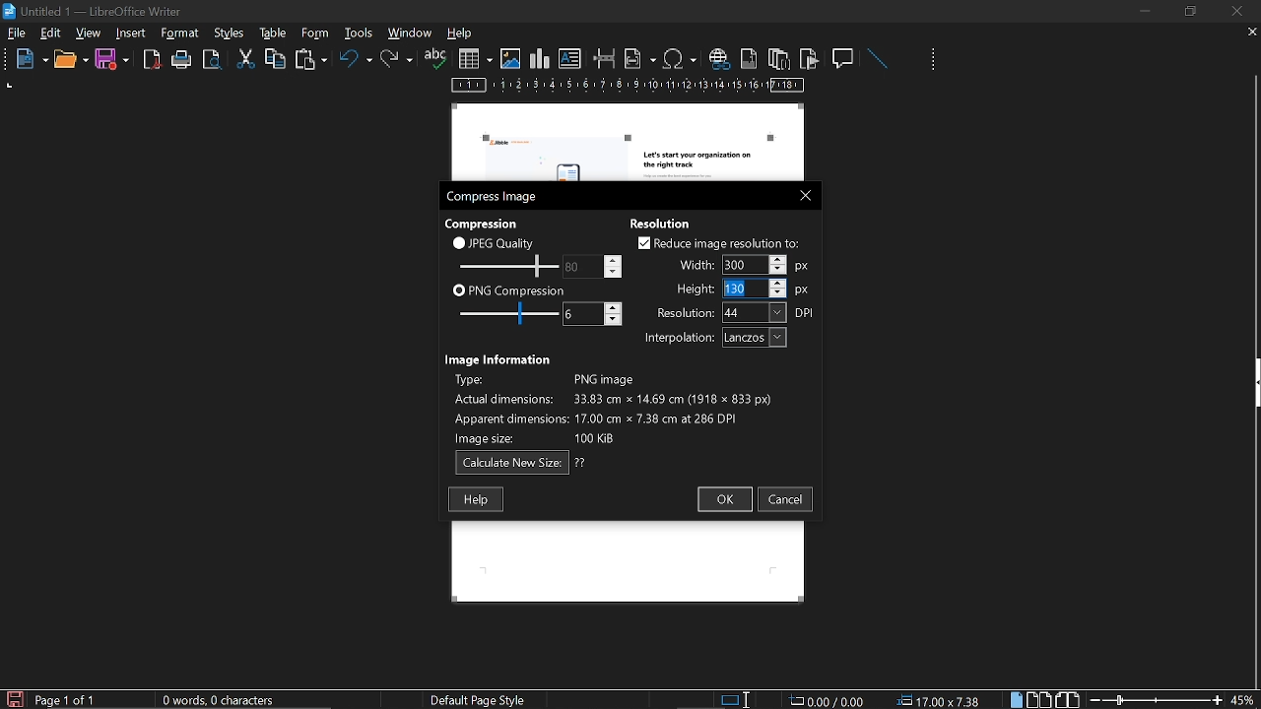 The height and width of the screenshot is (709, 1261). Describe the element at coordinates (503, 313) in the screenshot. I see `png compression scale` at that location.